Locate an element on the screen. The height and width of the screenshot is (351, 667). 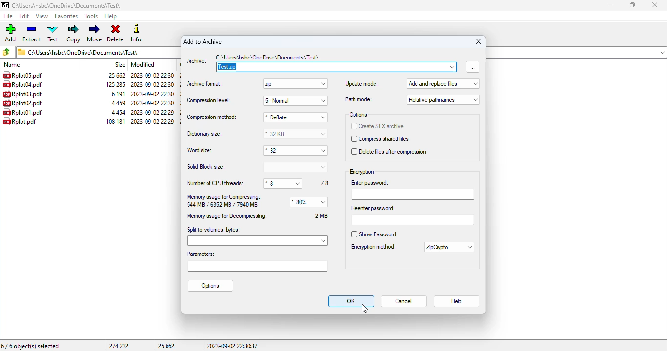
Hotkey (CTRL+A) on selected file is located at coordinates (23, 75).